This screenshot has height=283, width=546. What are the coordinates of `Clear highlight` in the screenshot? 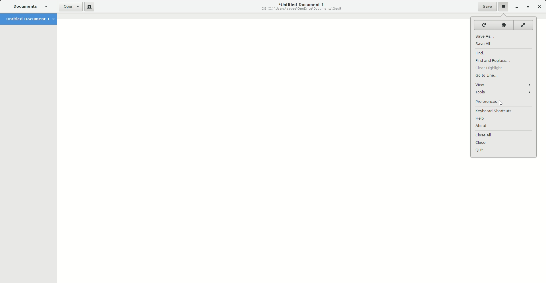 It's located at (491, 68).